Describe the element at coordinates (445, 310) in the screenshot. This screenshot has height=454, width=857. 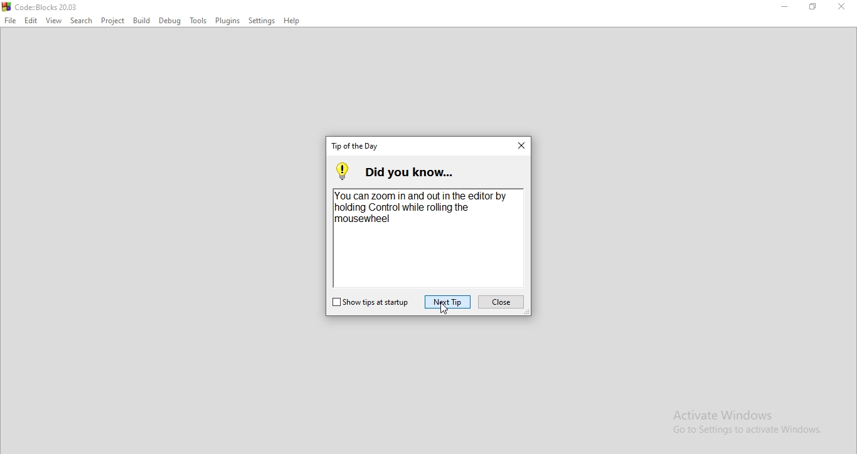
I see `cursor on Next Tip` at that location.